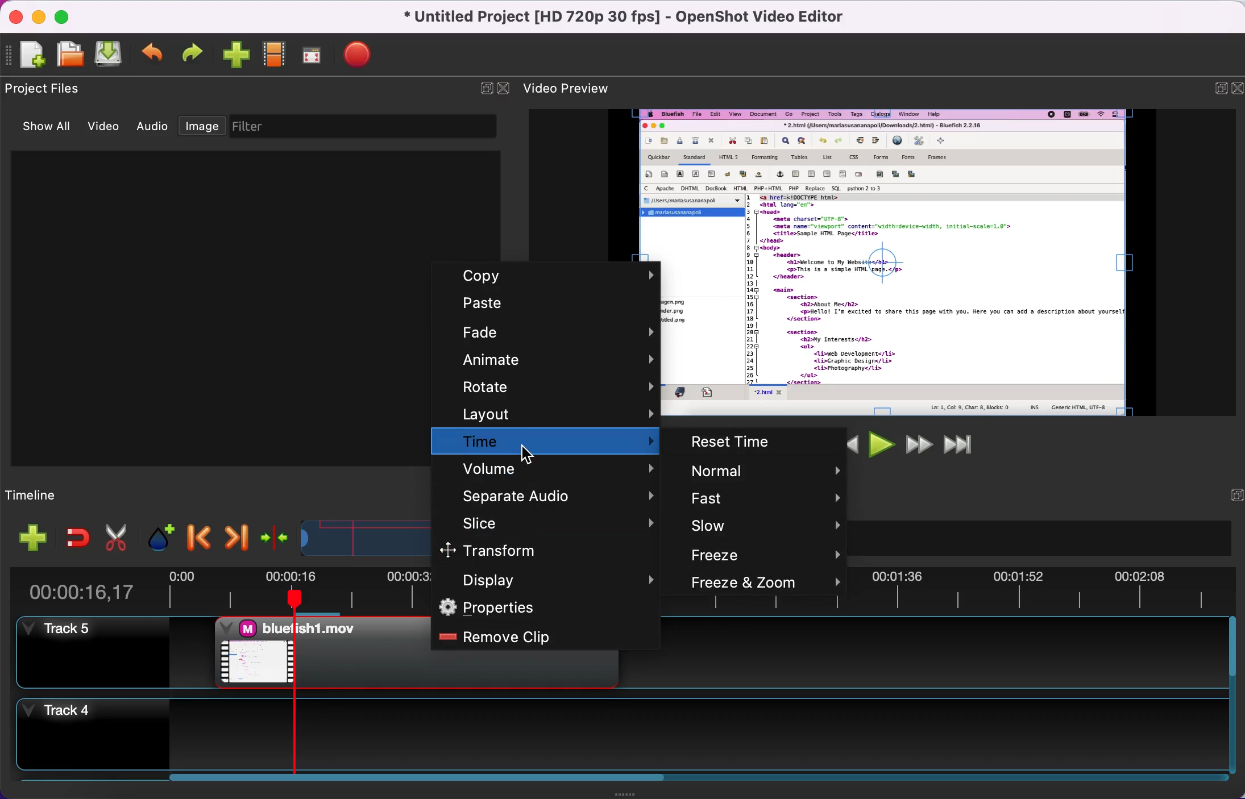 The width and height of the screenshot is (1245, 799). What do you see at coordinates (549, 493) in the screenshot?
I see `separate audio` at bounding box center [549, 493].